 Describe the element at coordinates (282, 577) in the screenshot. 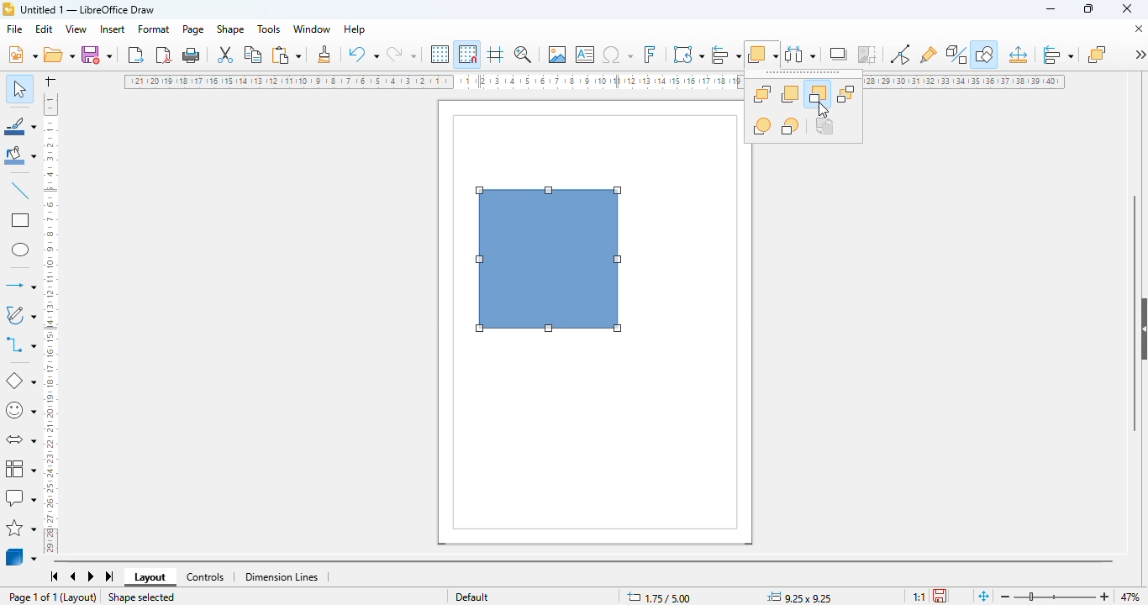

I see `dimension lines` at that location.